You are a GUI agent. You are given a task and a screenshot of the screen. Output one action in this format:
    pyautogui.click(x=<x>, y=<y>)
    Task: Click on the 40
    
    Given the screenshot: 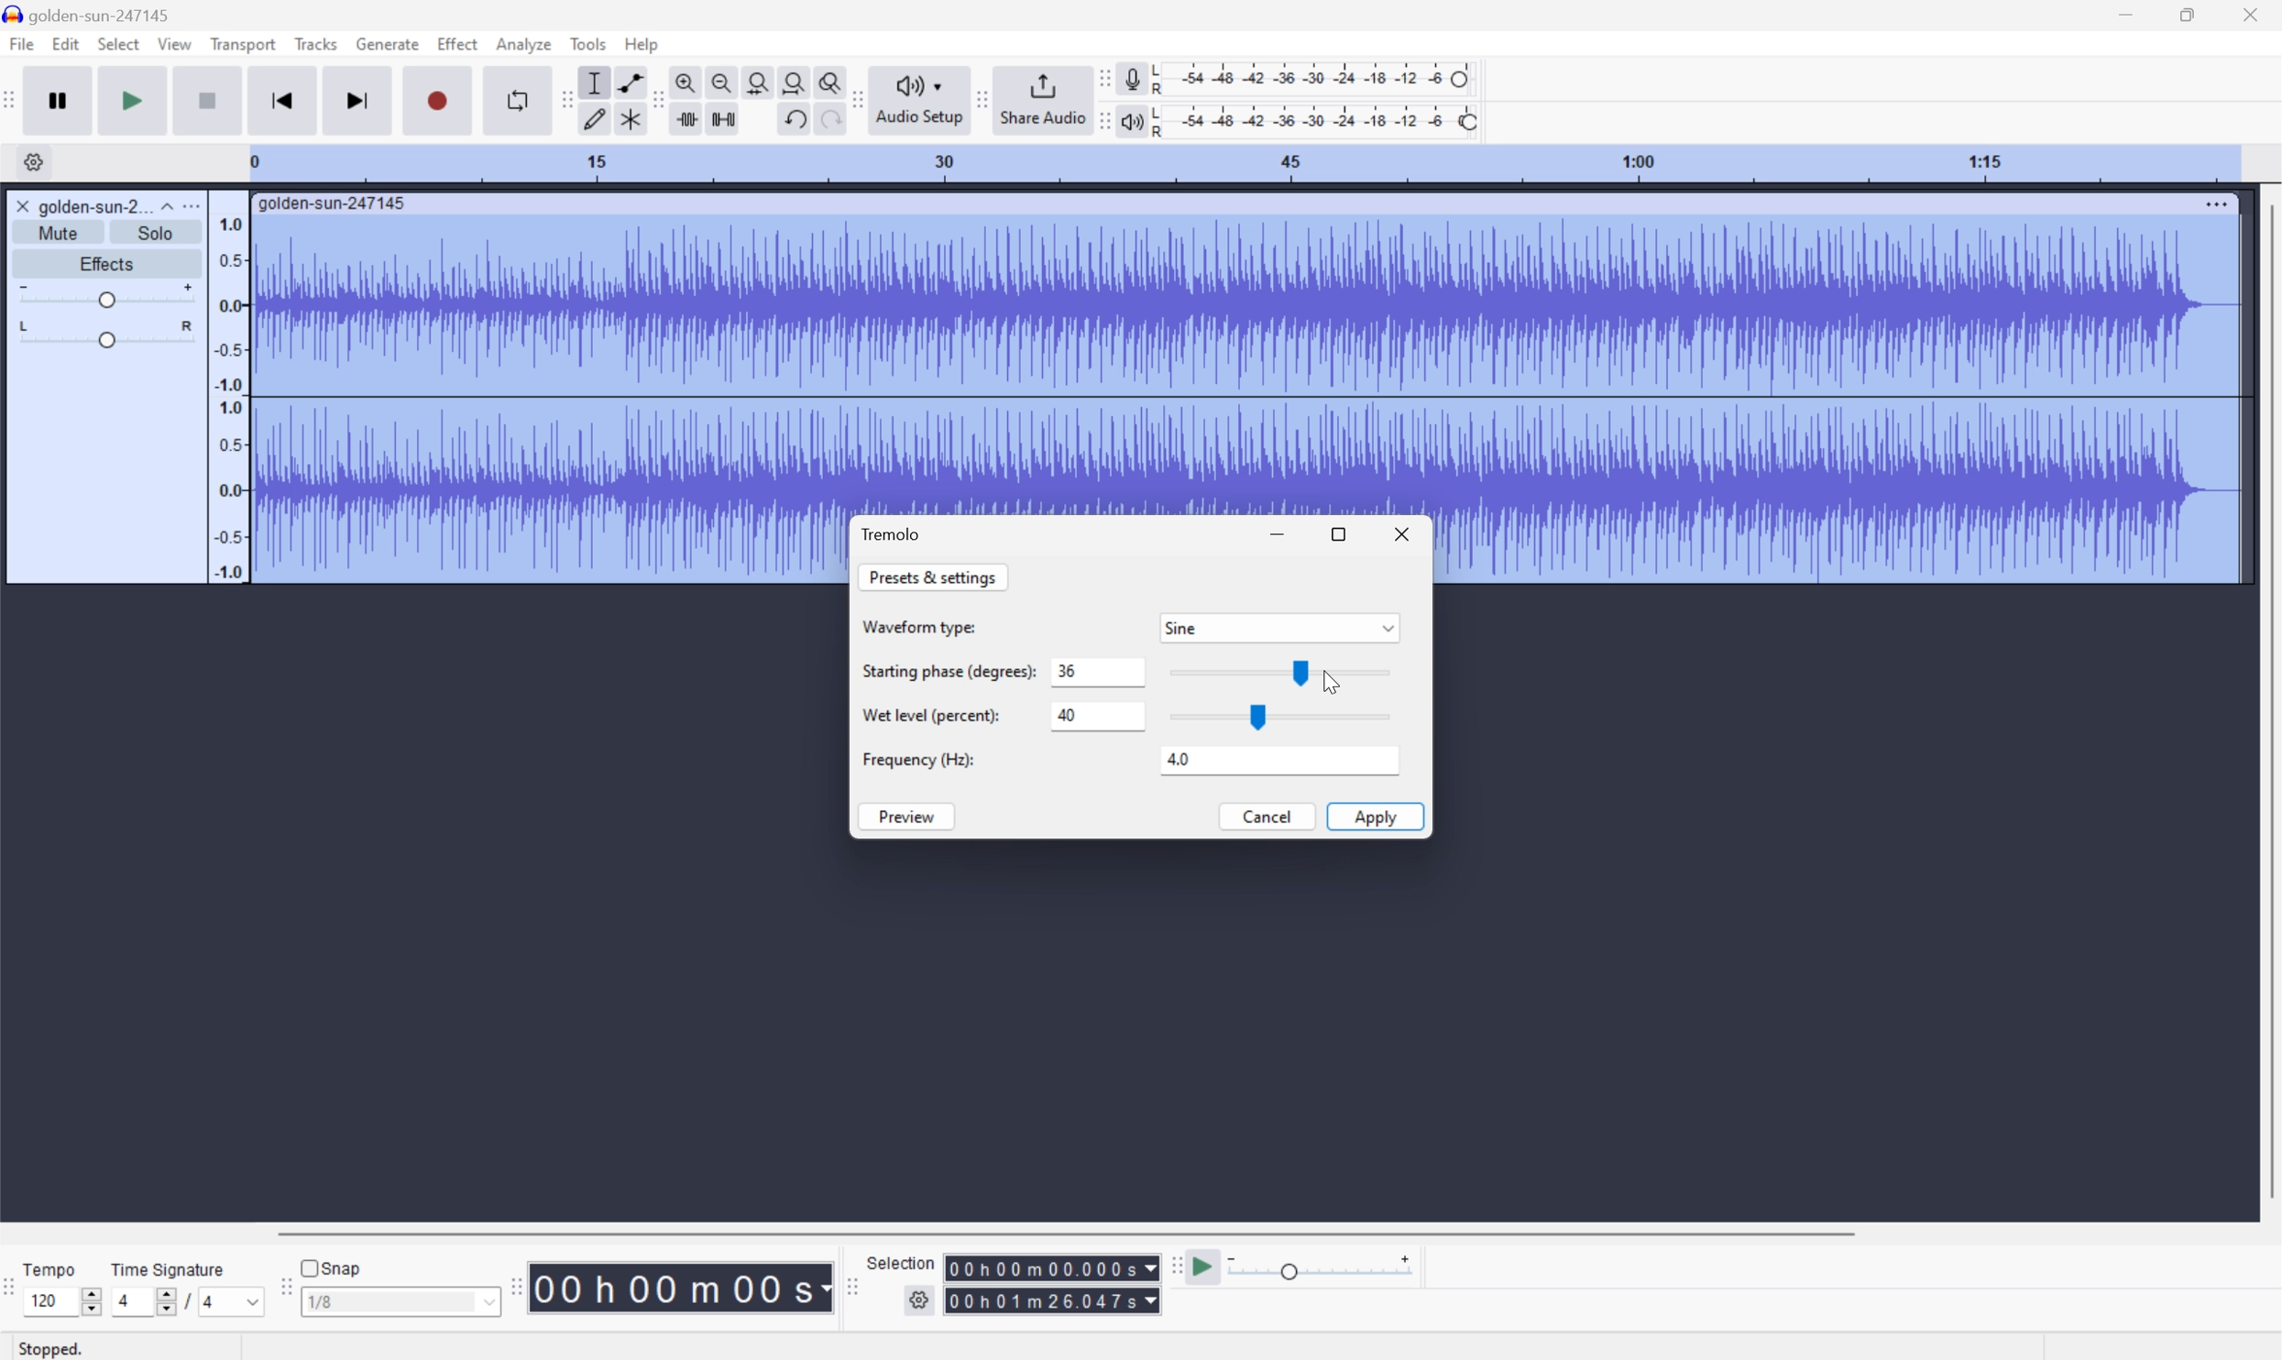 What is the action you would take?
    pyautogui.click(x=1102, y=718)
    